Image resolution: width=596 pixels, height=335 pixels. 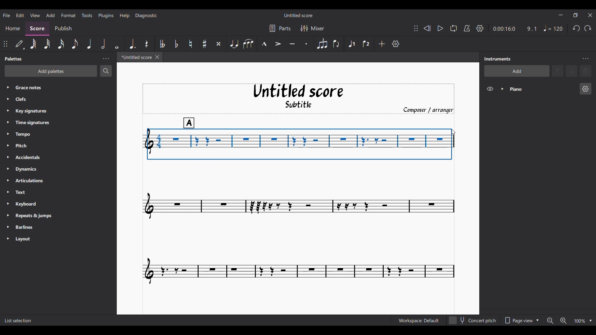 What do you see at coordinates (106, 59) in the screenshot?
I see `Panel settings` at bounding box center [106, 59].